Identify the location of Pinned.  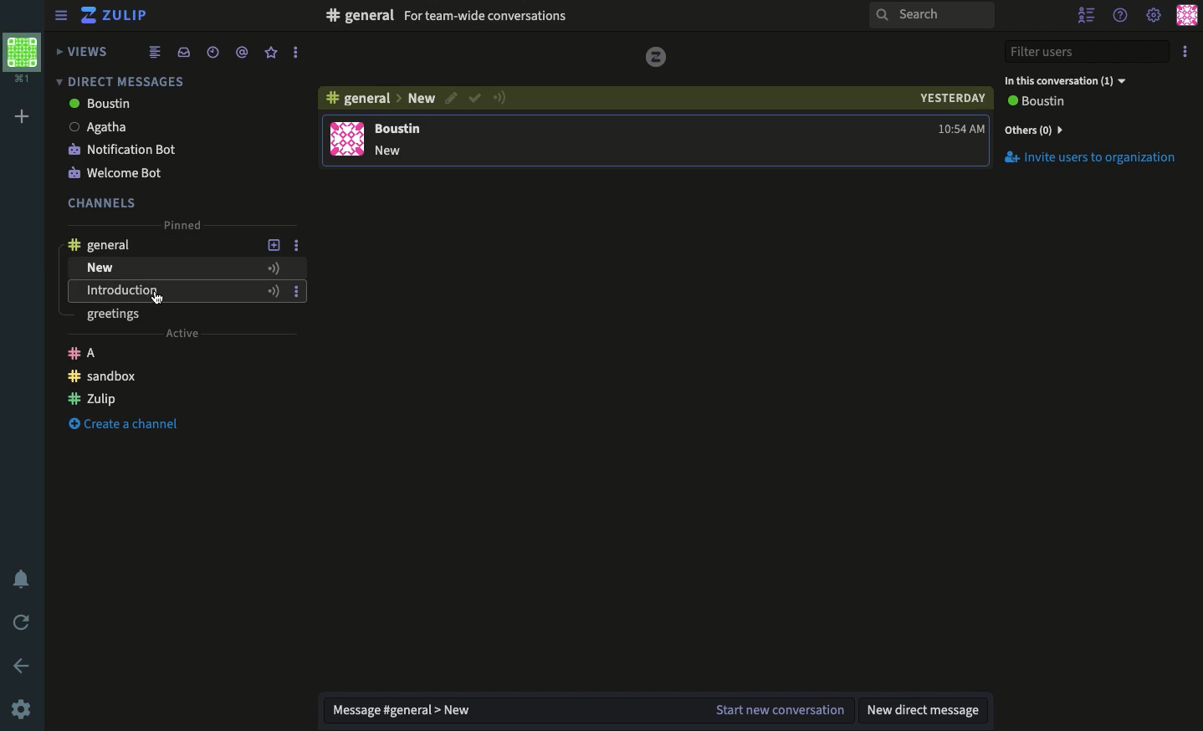
(181, 224).